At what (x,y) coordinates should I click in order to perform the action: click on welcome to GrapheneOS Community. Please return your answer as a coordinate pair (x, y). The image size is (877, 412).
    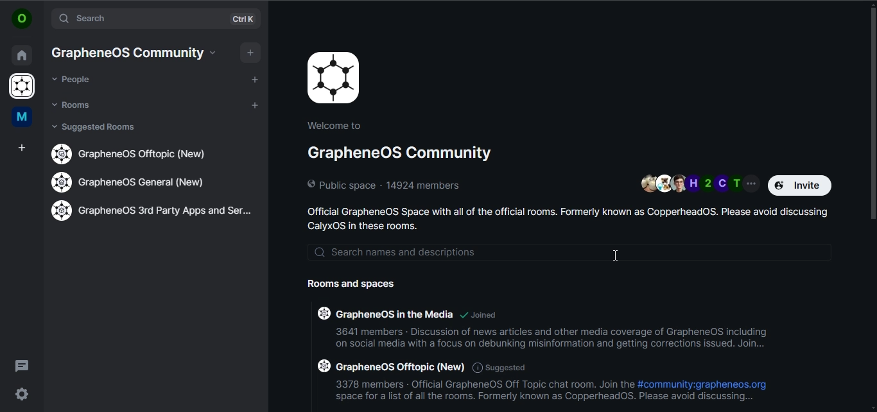
    Looking at the image, I should click on (403, 141).